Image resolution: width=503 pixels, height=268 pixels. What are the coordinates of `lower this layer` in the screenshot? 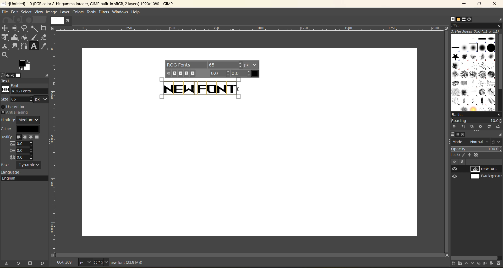 It's located at (473, 263).